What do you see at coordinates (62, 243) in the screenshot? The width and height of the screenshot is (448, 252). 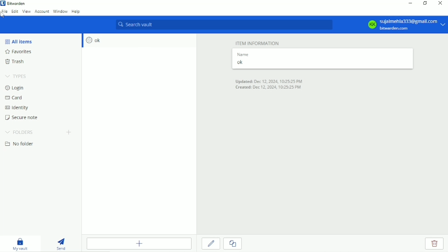 I see `Send` at bounding box center [62, 243].